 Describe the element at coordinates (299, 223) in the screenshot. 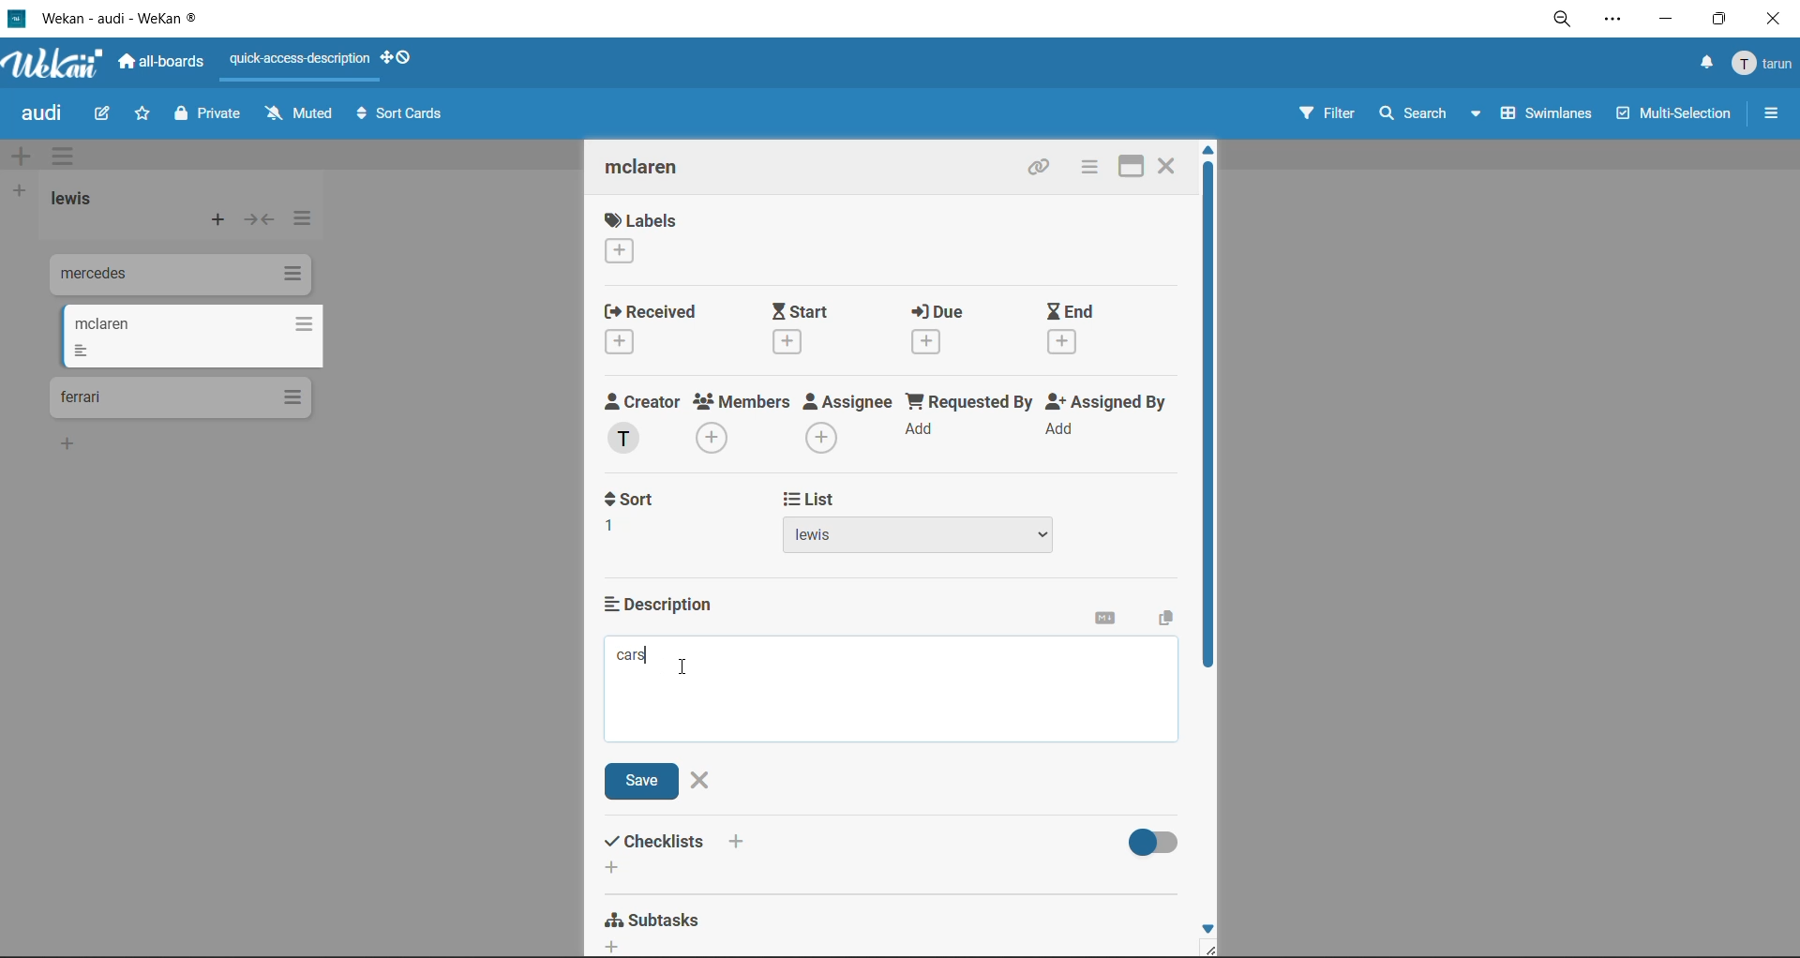

I see `list actions` at that location.